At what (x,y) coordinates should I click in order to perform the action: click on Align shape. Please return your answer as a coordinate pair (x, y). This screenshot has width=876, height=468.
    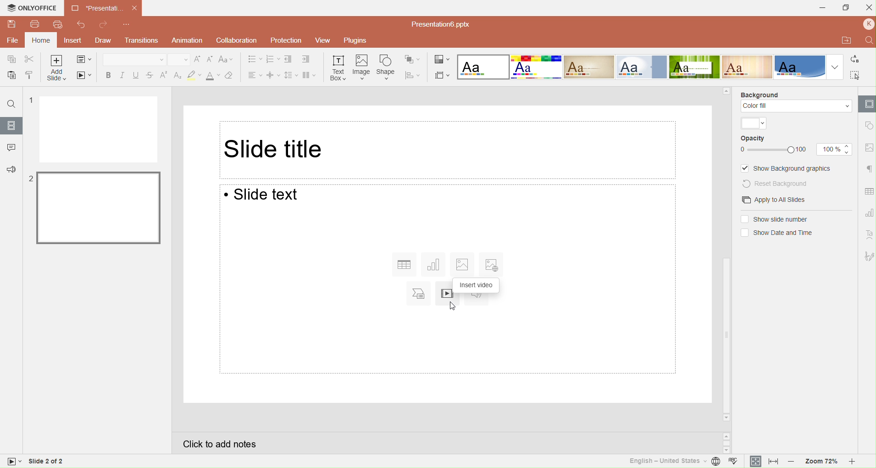
    Looking at the image, I should click on (414, 75).